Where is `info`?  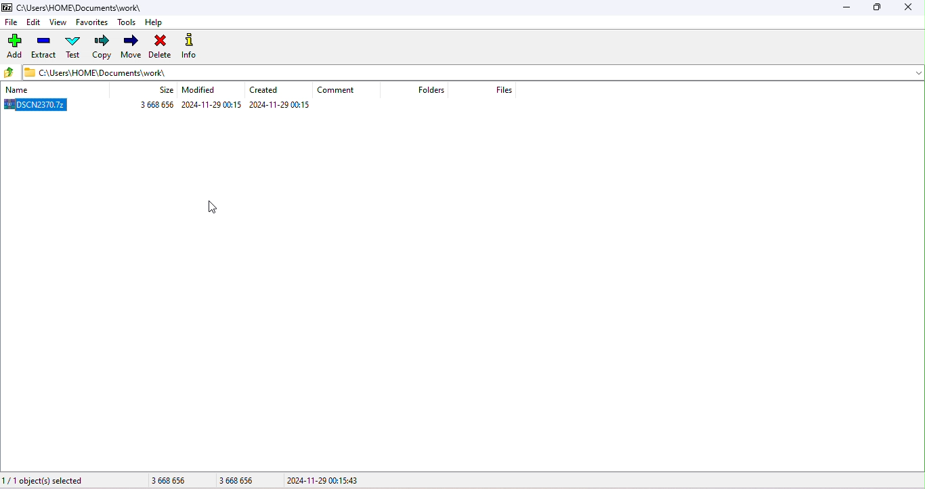 info is located at coordinates (192, 45).